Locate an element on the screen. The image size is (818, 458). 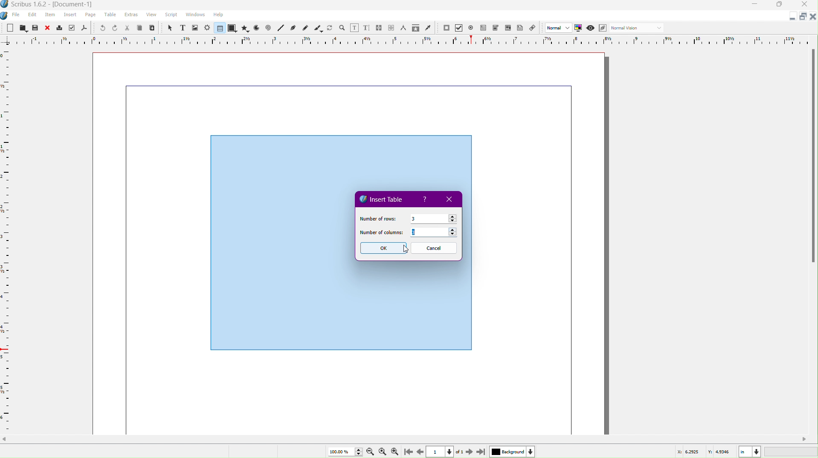
Ruler Line is located at coordinates (9, 241).